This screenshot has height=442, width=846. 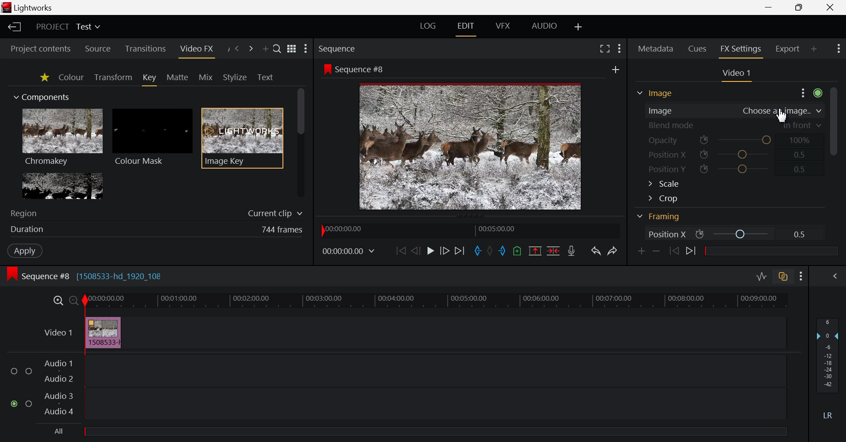 I want to click on icon, so click(x=705, y=140).